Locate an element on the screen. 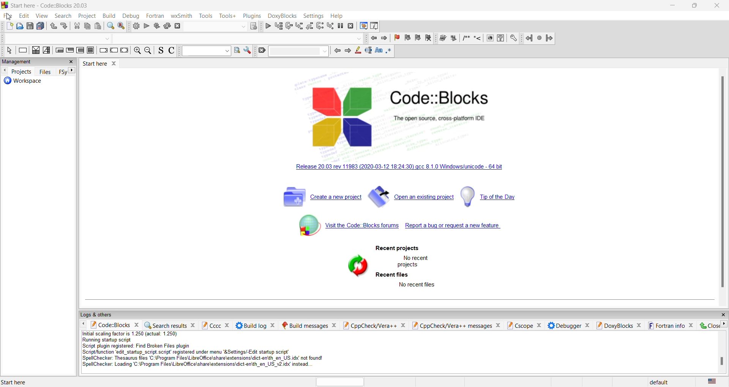  Various info is located at coordinates (374, 25).